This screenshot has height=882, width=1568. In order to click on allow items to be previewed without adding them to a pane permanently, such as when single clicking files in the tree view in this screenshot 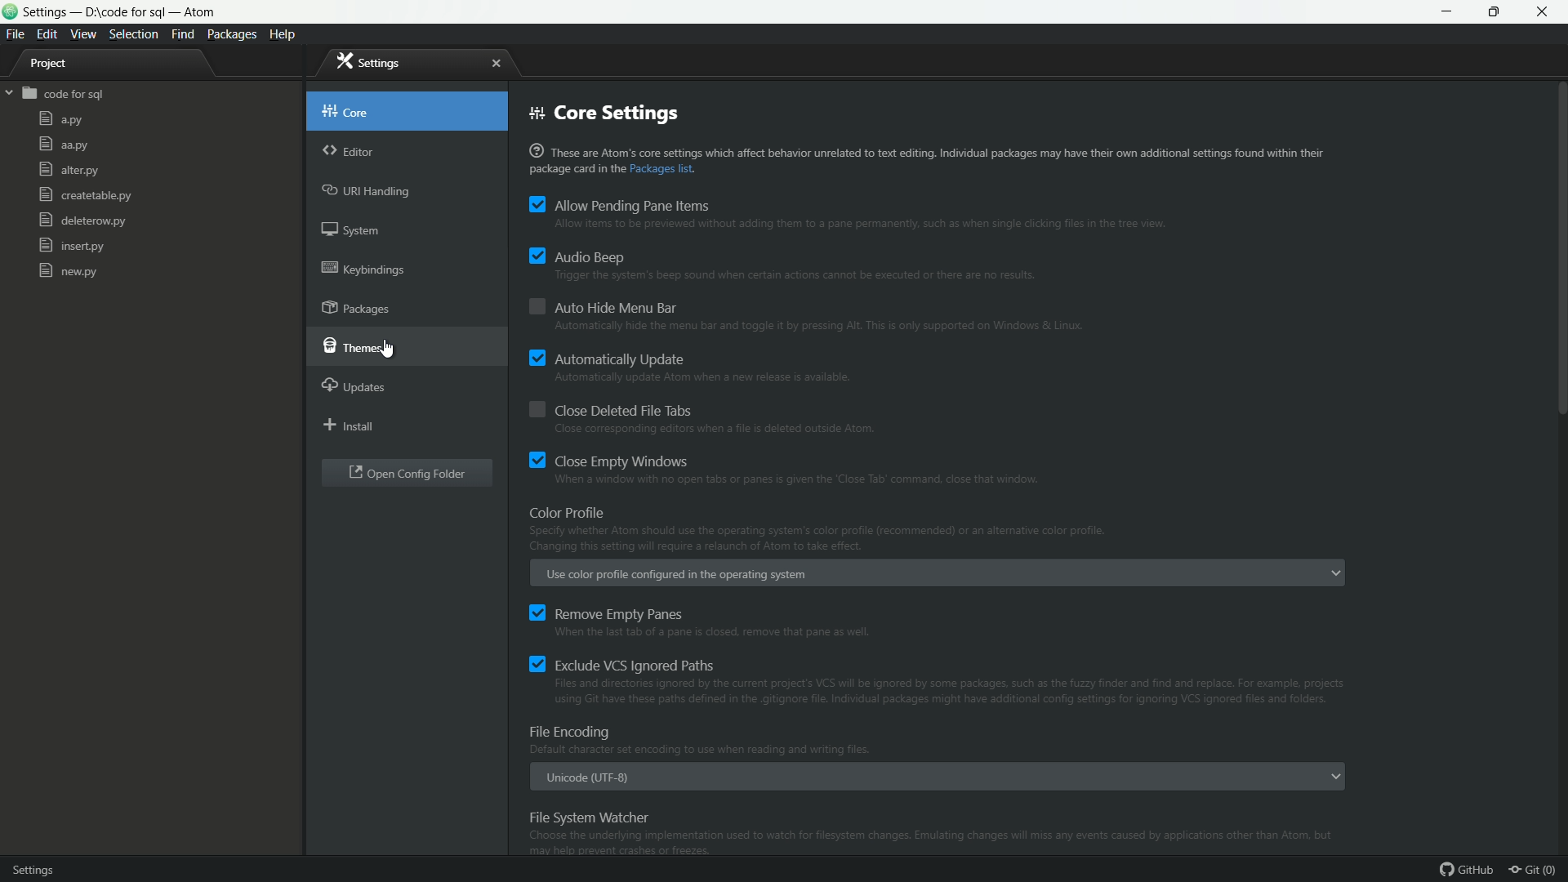, I will do `click(857, 225)`.